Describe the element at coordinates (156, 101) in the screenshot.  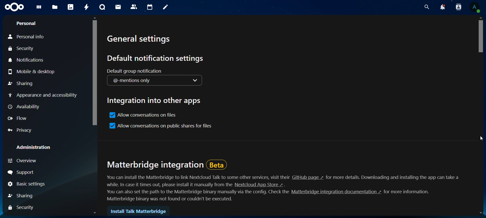
I see `integration into other apps` at that location.